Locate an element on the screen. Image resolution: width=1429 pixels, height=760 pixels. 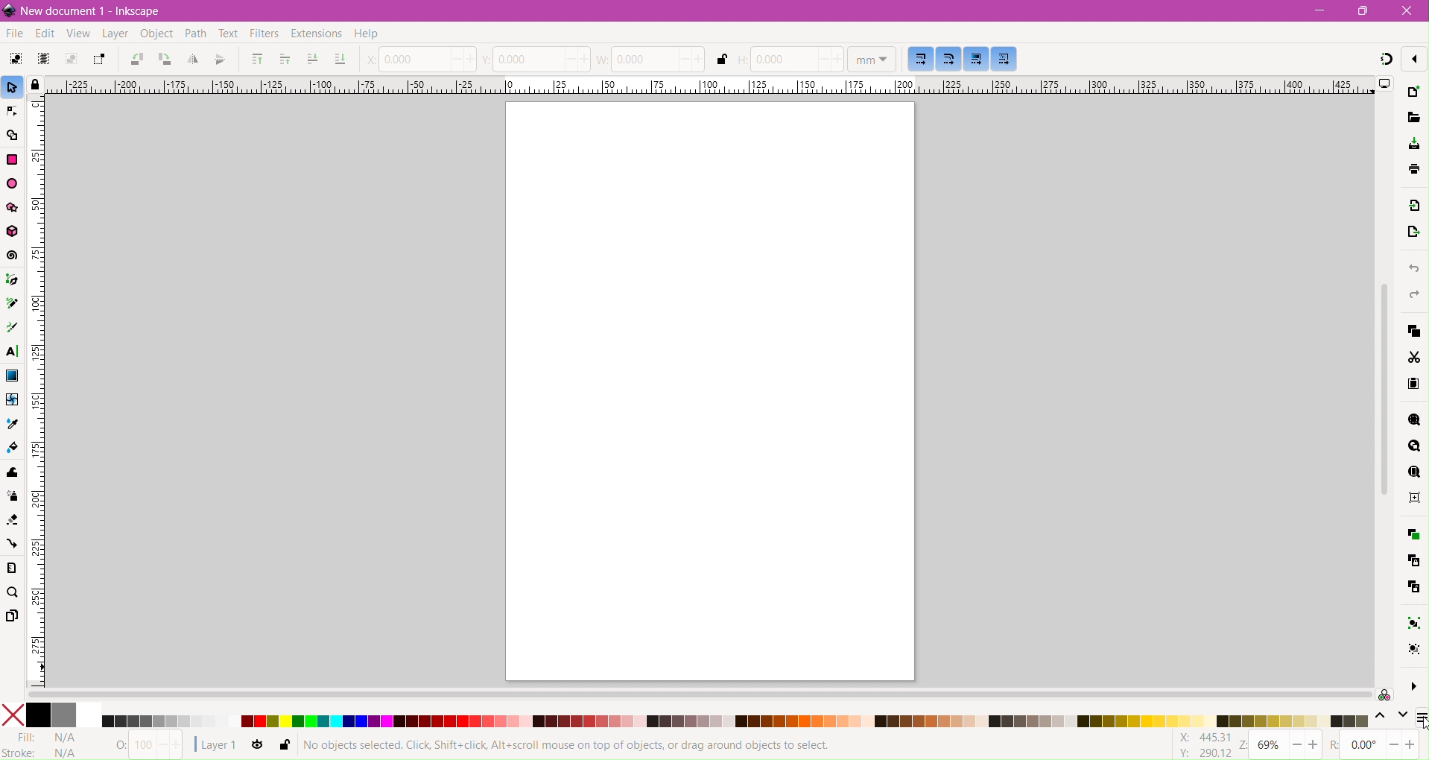
Move gradients along with the objects is located at coordinates (975, 59).